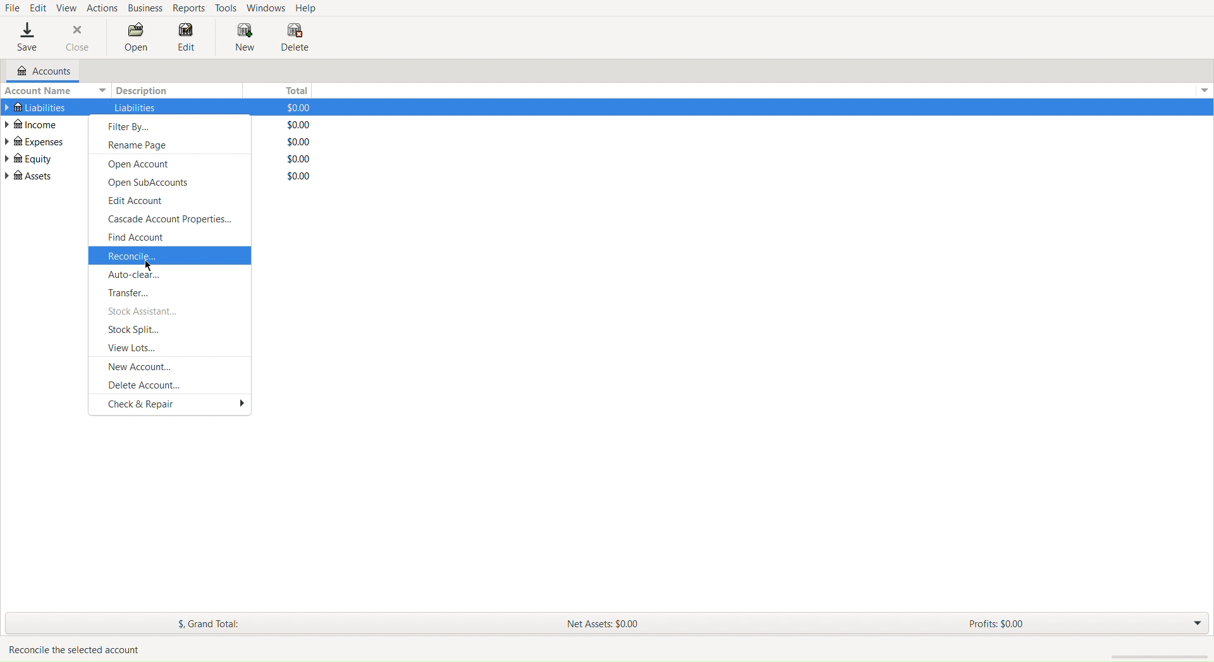 The width and height of the screenshot is (1214, 662). Describe the element at coordinates (170, 147) in the screenshot. I see `Rename Page` at that location.